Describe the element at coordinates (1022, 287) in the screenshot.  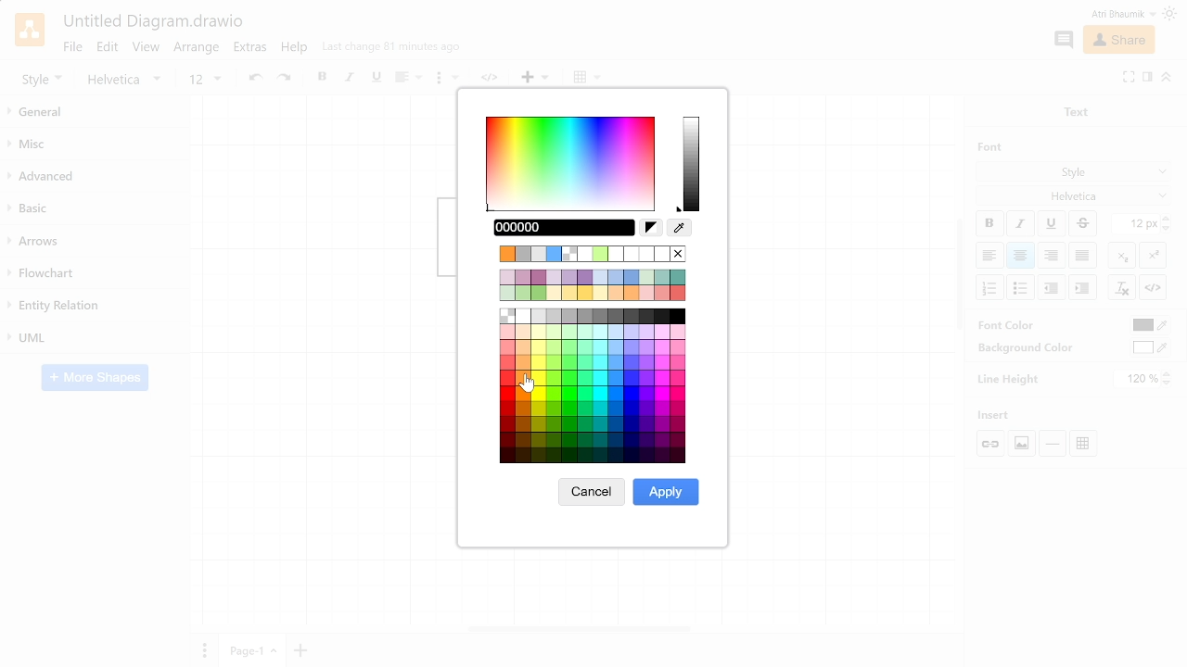
I see `Bullet` at that location.